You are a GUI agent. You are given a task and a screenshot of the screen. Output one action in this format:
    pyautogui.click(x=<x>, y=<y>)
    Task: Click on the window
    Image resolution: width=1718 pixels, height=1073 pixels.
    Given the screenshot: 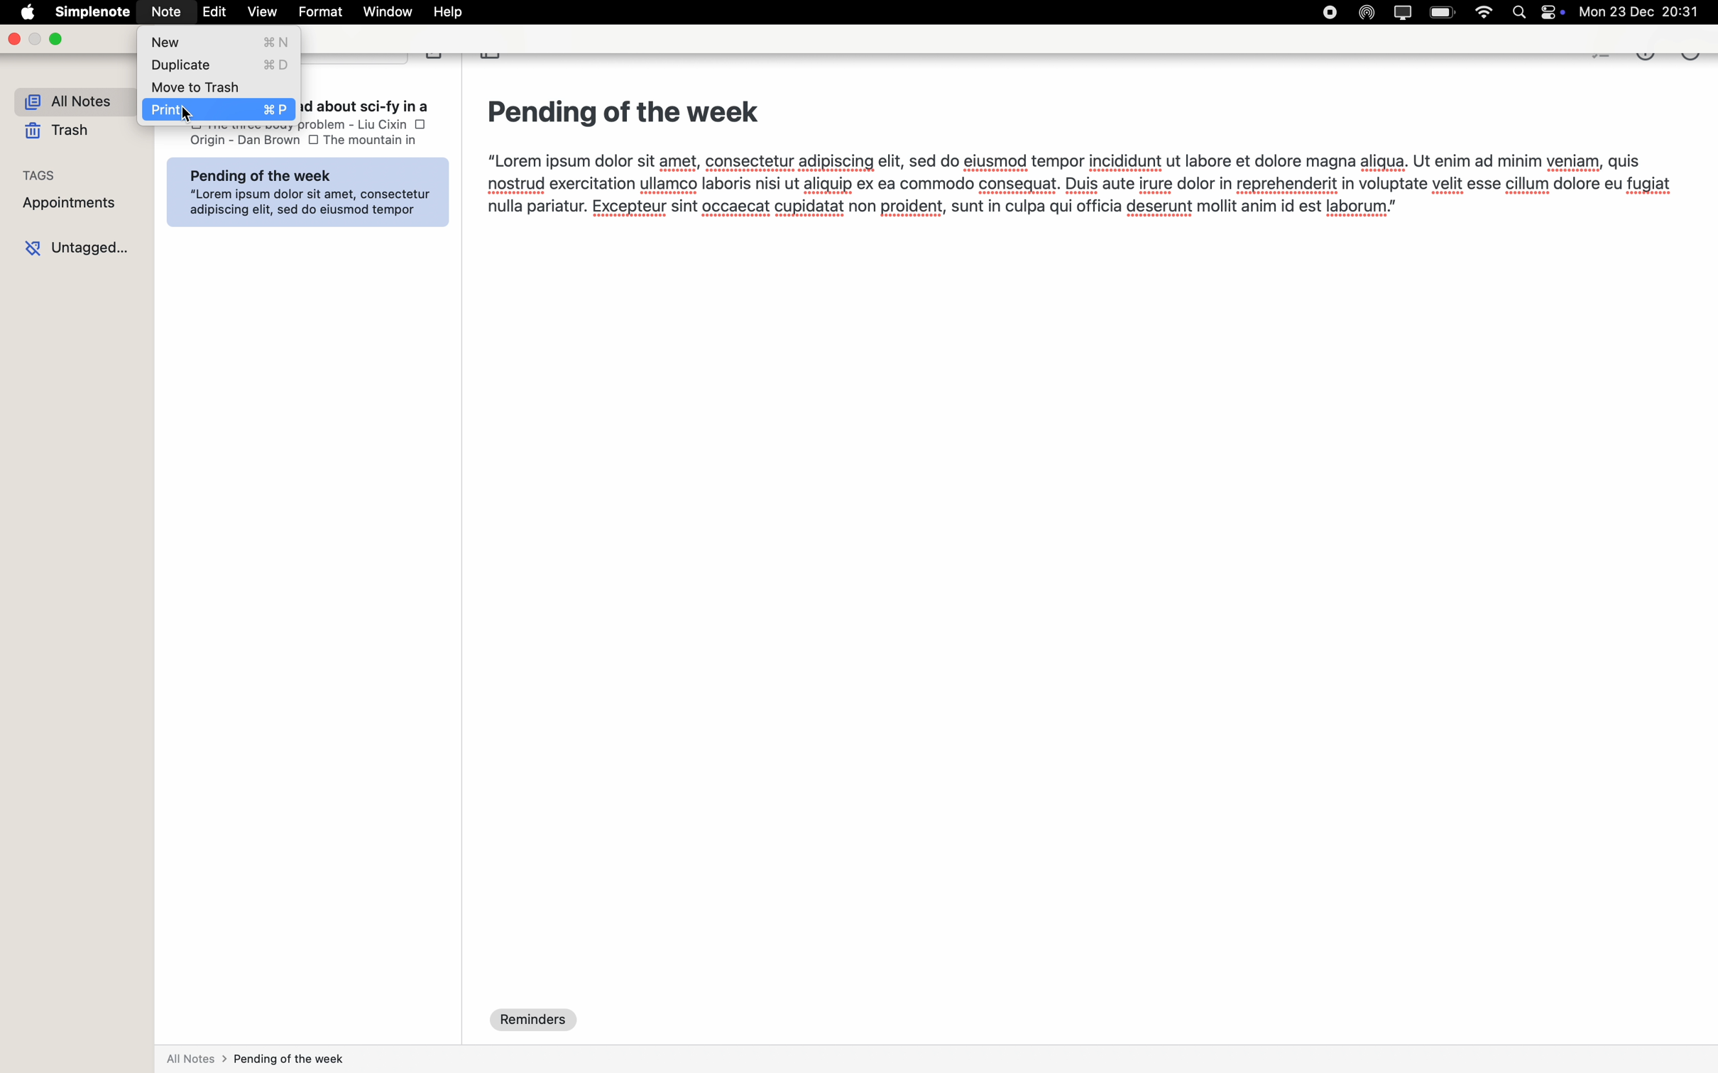 What is the action you would take?
    pyautogui.click(x=387, y=11)
    